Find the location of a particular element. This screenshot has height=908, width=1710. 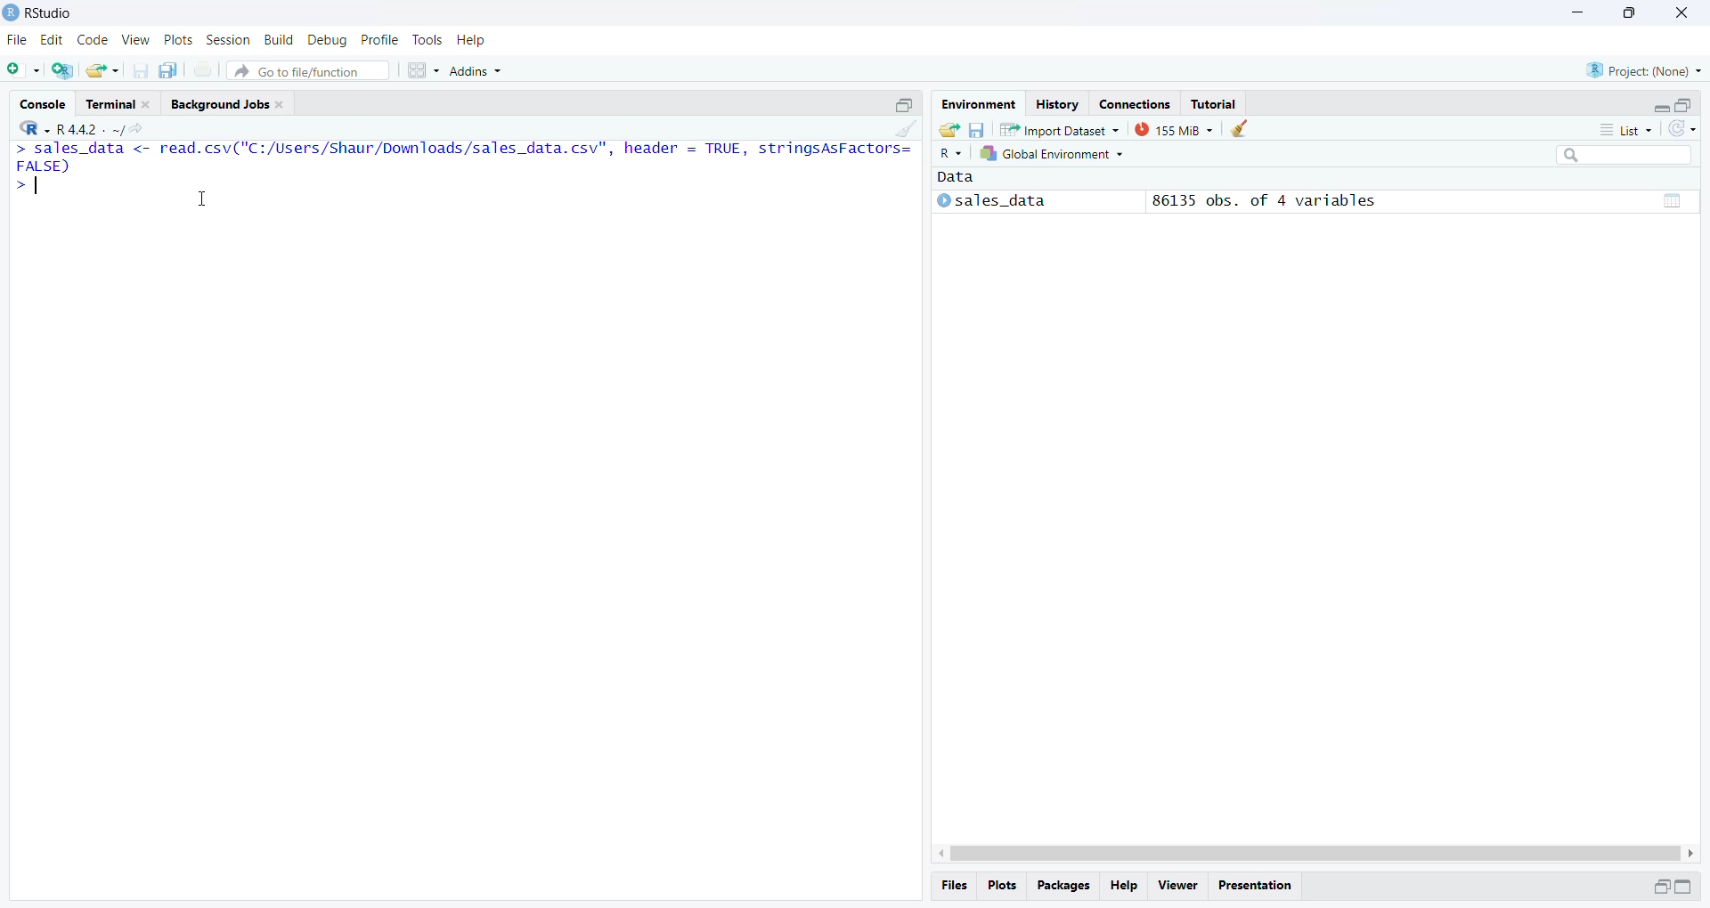

Maximize is located at coordinates (1659, 888).